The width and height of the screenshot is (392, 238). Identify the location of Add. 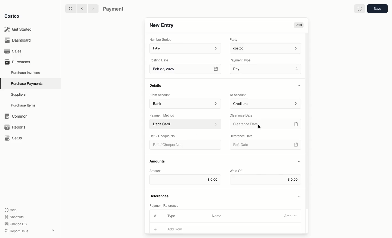
(155, 228).